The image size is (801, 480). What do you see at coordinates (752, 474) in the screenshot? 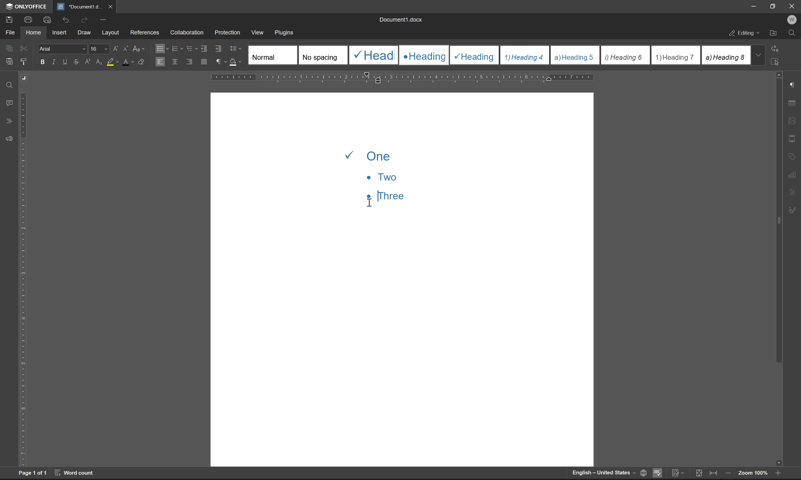
I see `zoom 100%` at bounding box center [752, 474].